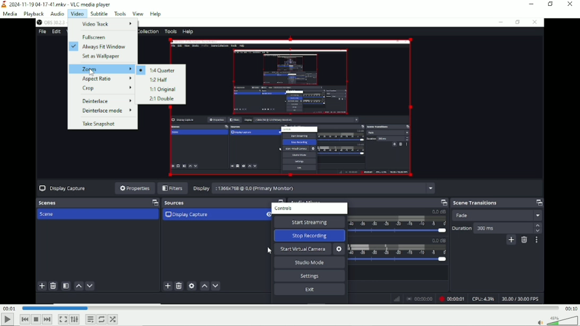 The height and width of the screenshot is (326, 580). I want to click on half, so click(159, 79).